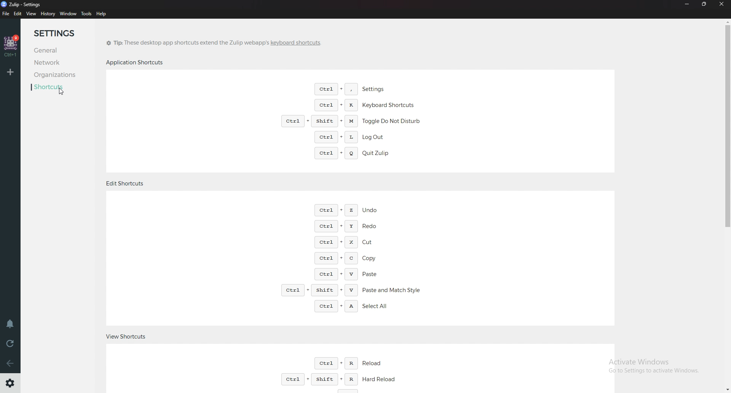 The image size is (731, 393). Describe the element at coordinates (350, 363) in the screenshot. I see `reload` at that location.